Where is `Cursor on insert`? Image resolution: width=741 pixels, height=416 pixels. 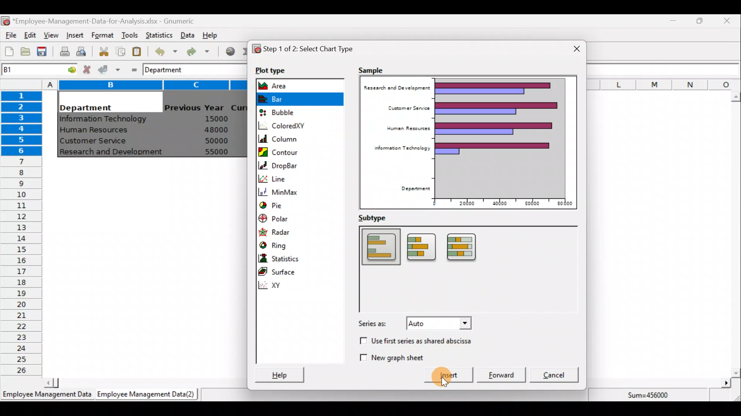
Cursor on insert is located at coordinates (457, 378).